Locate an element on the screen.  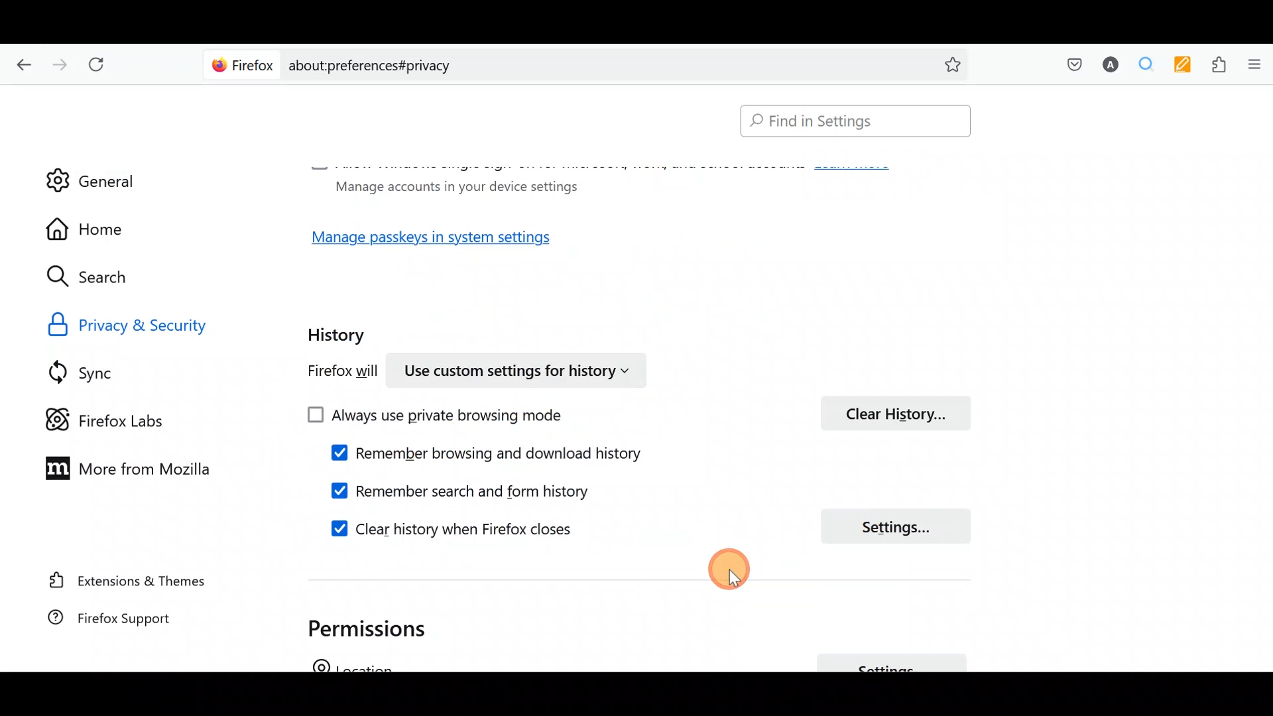
Open application menu is located at coordinates (1253, 66).